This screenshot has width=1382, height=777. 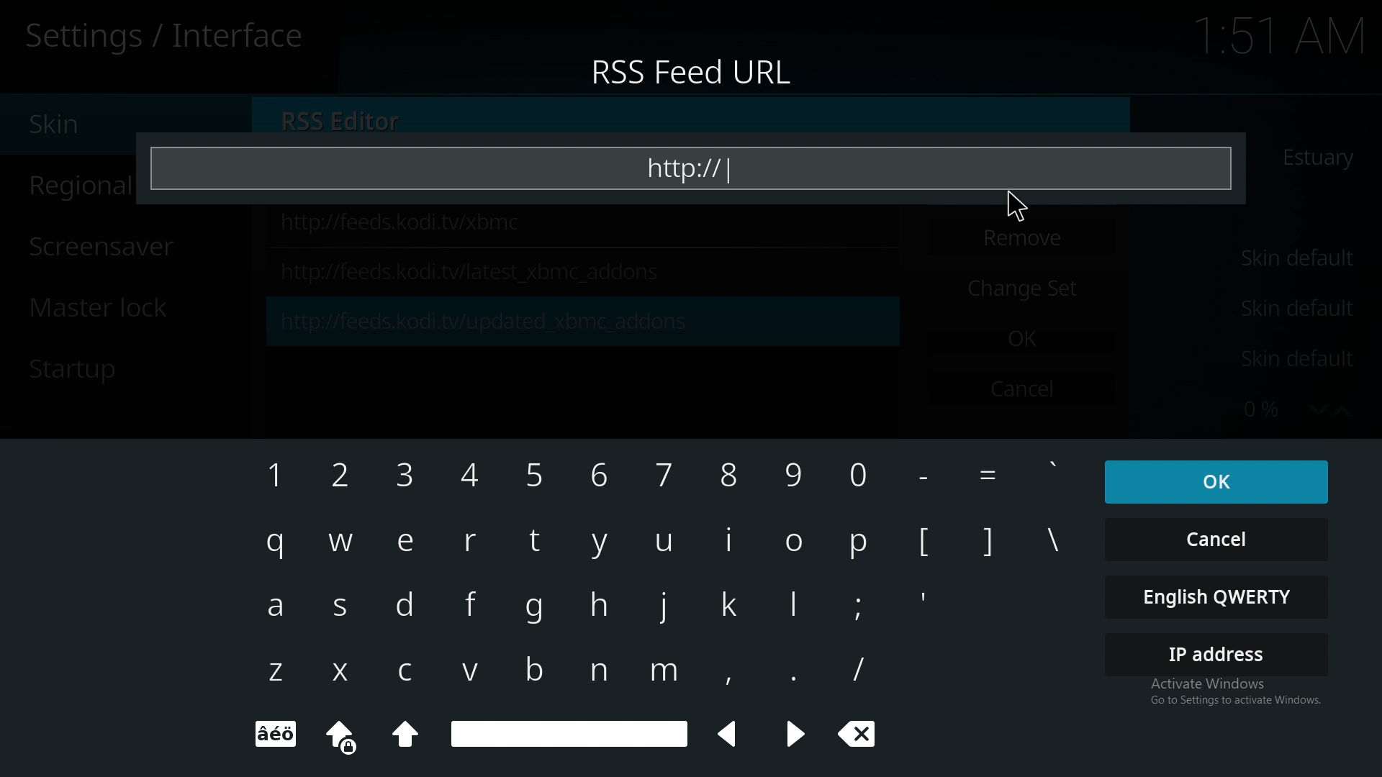 What do you see at coordinates (926, 544) in the screenshot?
I see `[` at bounding box center [926, 544].